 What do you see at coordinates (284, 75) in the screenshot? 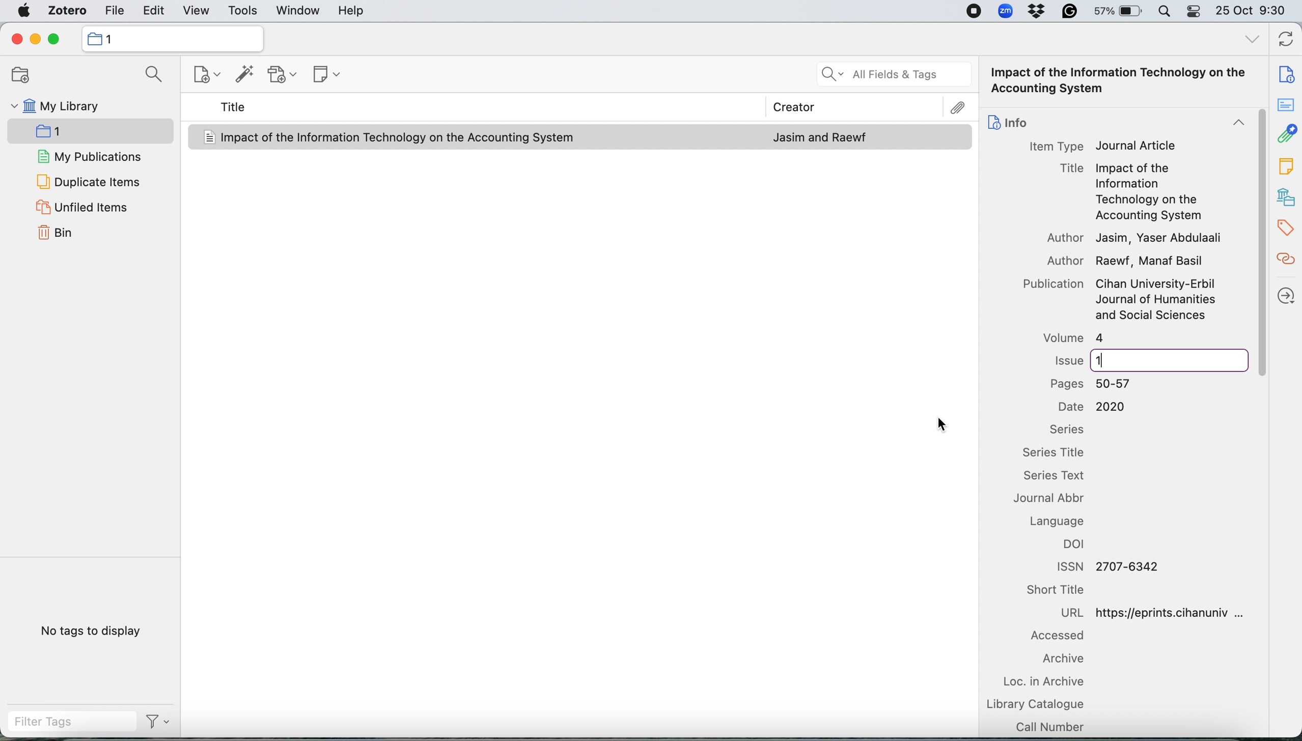
I see `add attachment` at bounding box center [284, 75].